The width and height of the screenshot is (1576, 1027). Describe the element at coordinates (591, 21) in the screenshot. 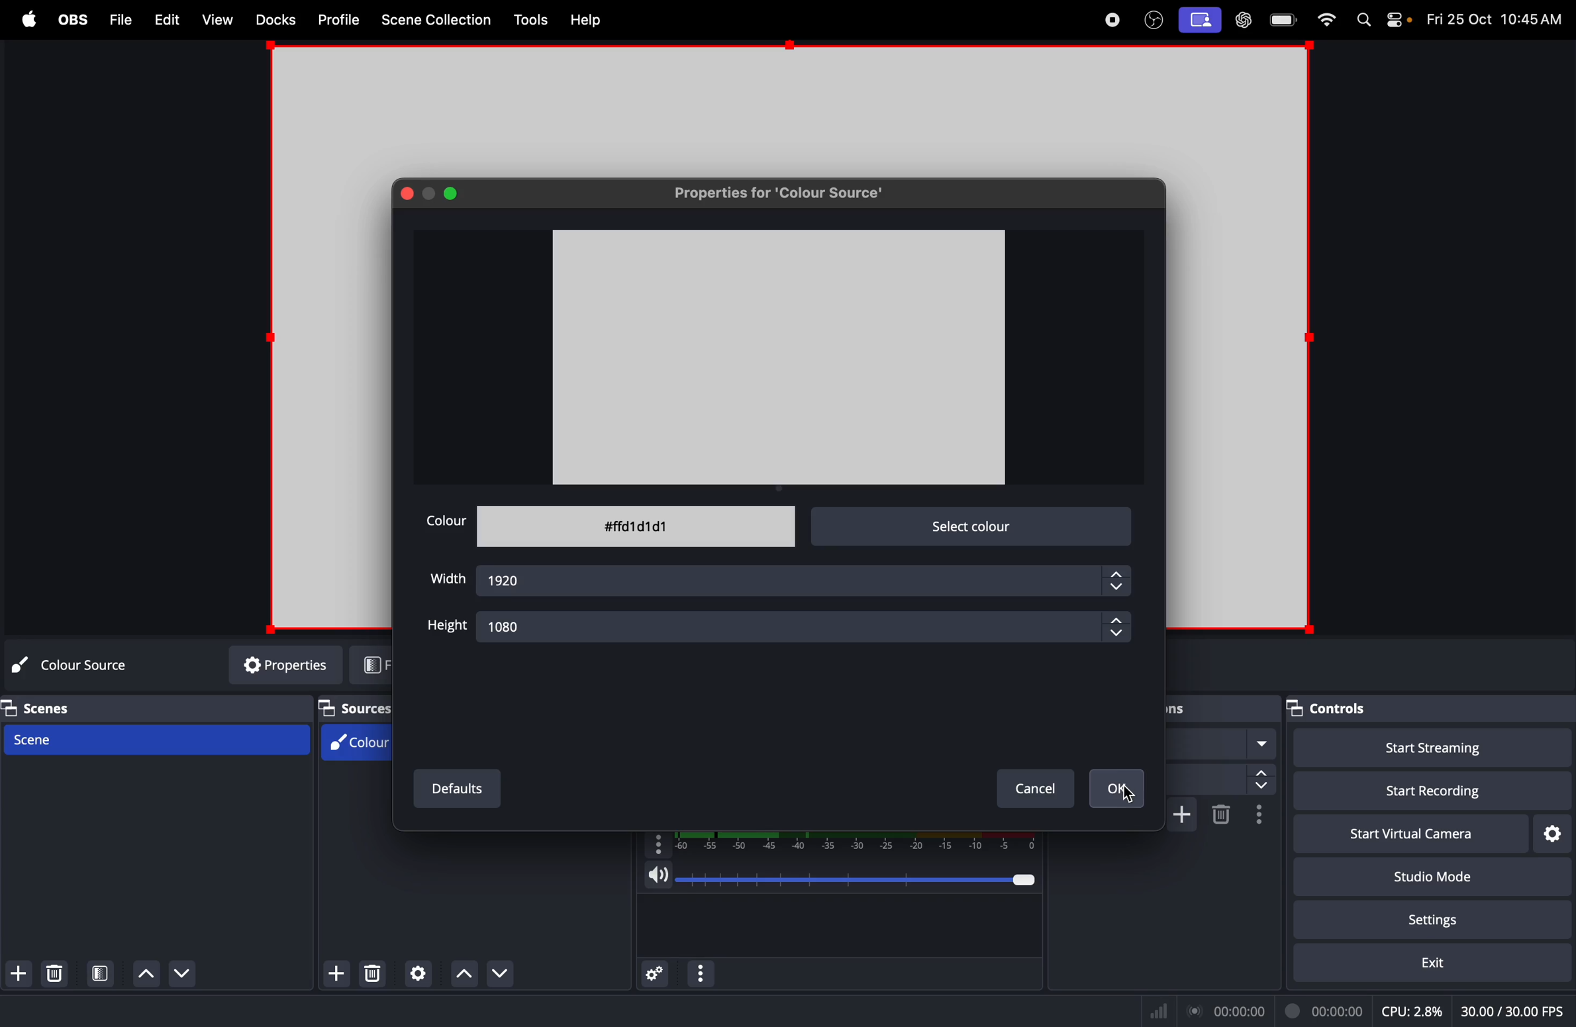

I see `help` at that location.